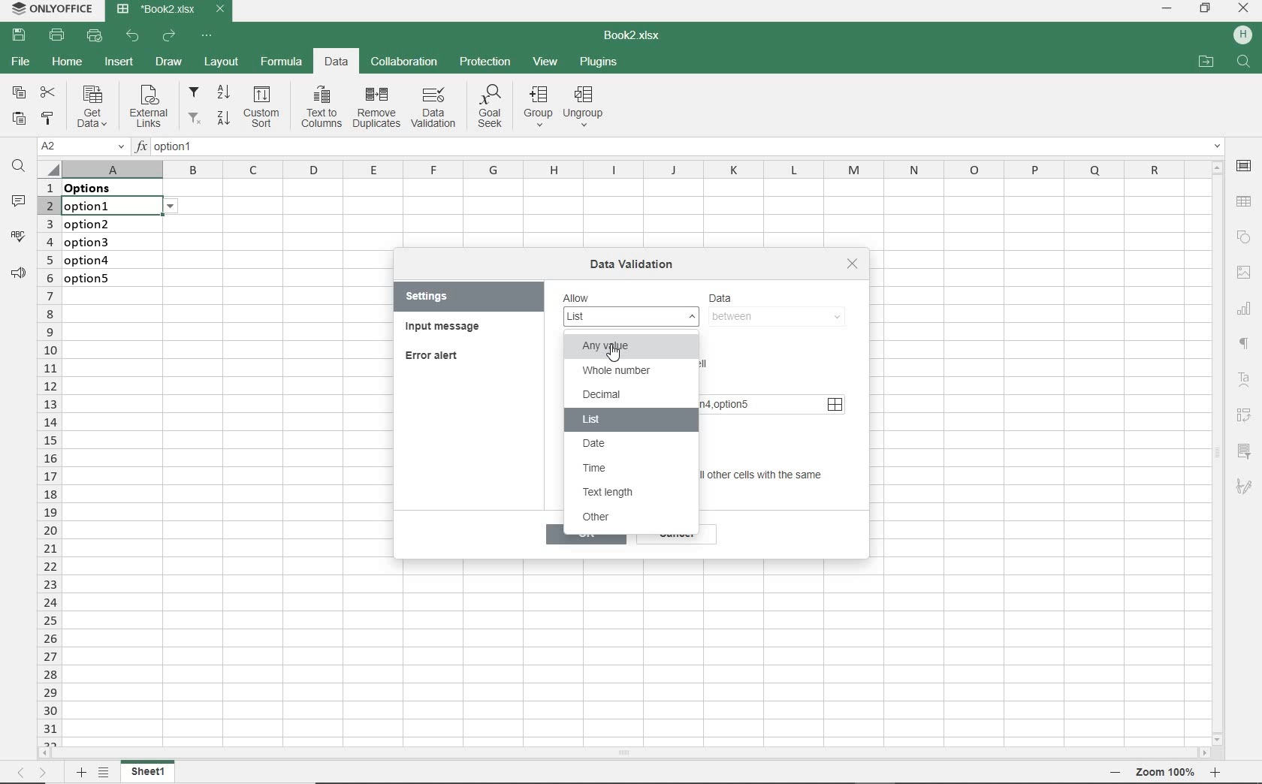  What do you see at coordinates (1245, 237) in the screenshot?
I see `SHAPE` at bounding box center [1245, 237].